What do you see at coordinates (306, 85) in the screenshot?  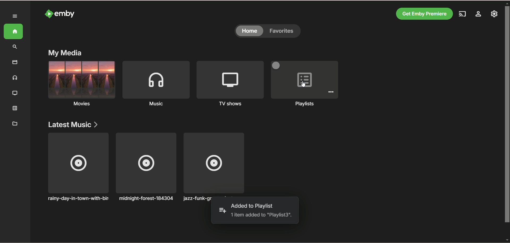 I see `playlists` at bounding box center [306, 85].